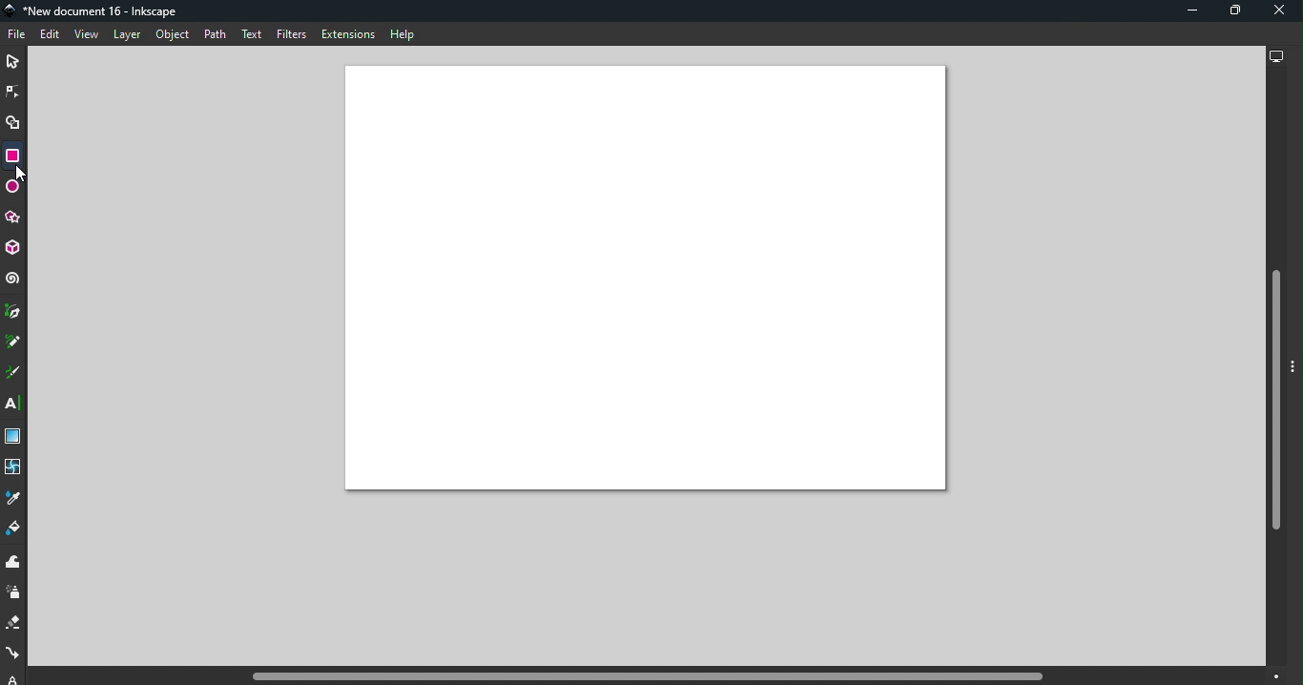 This screenshot has height=685, width=1303. What do you see at coordinates (1189, 10) in the screenshot?
I see `Minimize` at bounding box center [1189, 10].